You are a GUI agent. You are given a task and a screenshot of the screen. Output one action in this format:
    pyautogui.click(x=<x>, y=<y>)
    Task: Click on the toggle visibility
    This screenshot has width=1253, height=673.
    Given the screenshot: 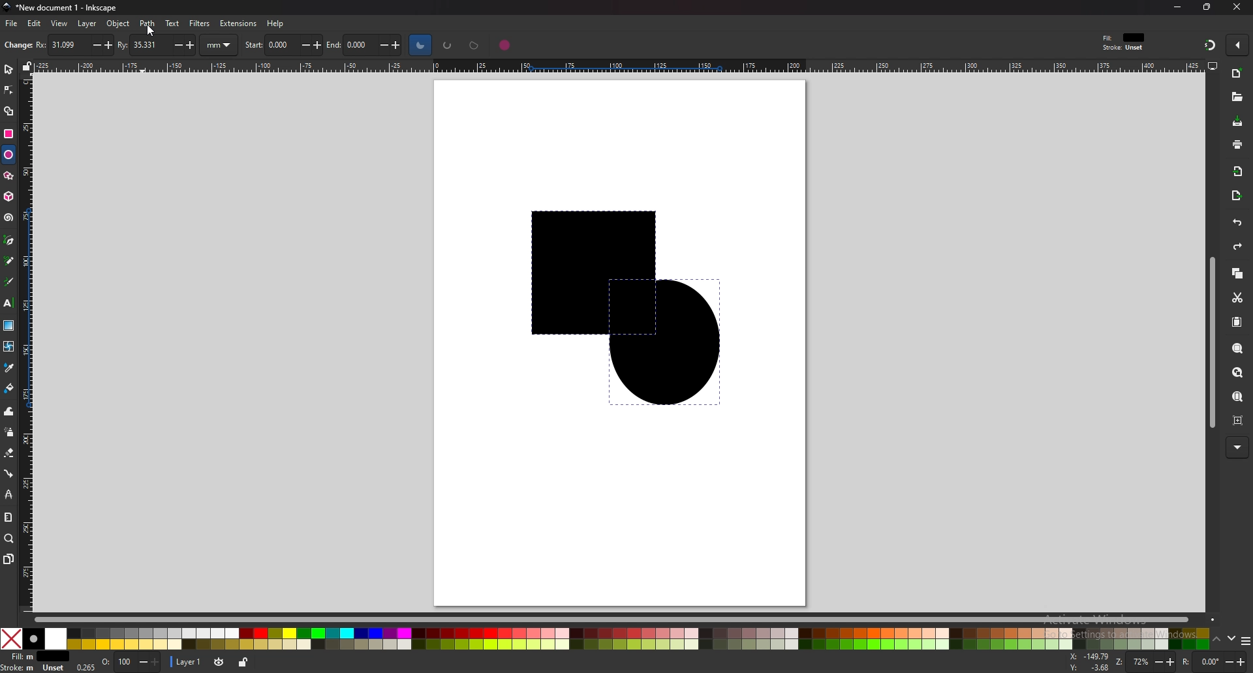 What is the action you would take?
    pyautogui.click(x=217, y=662)
    